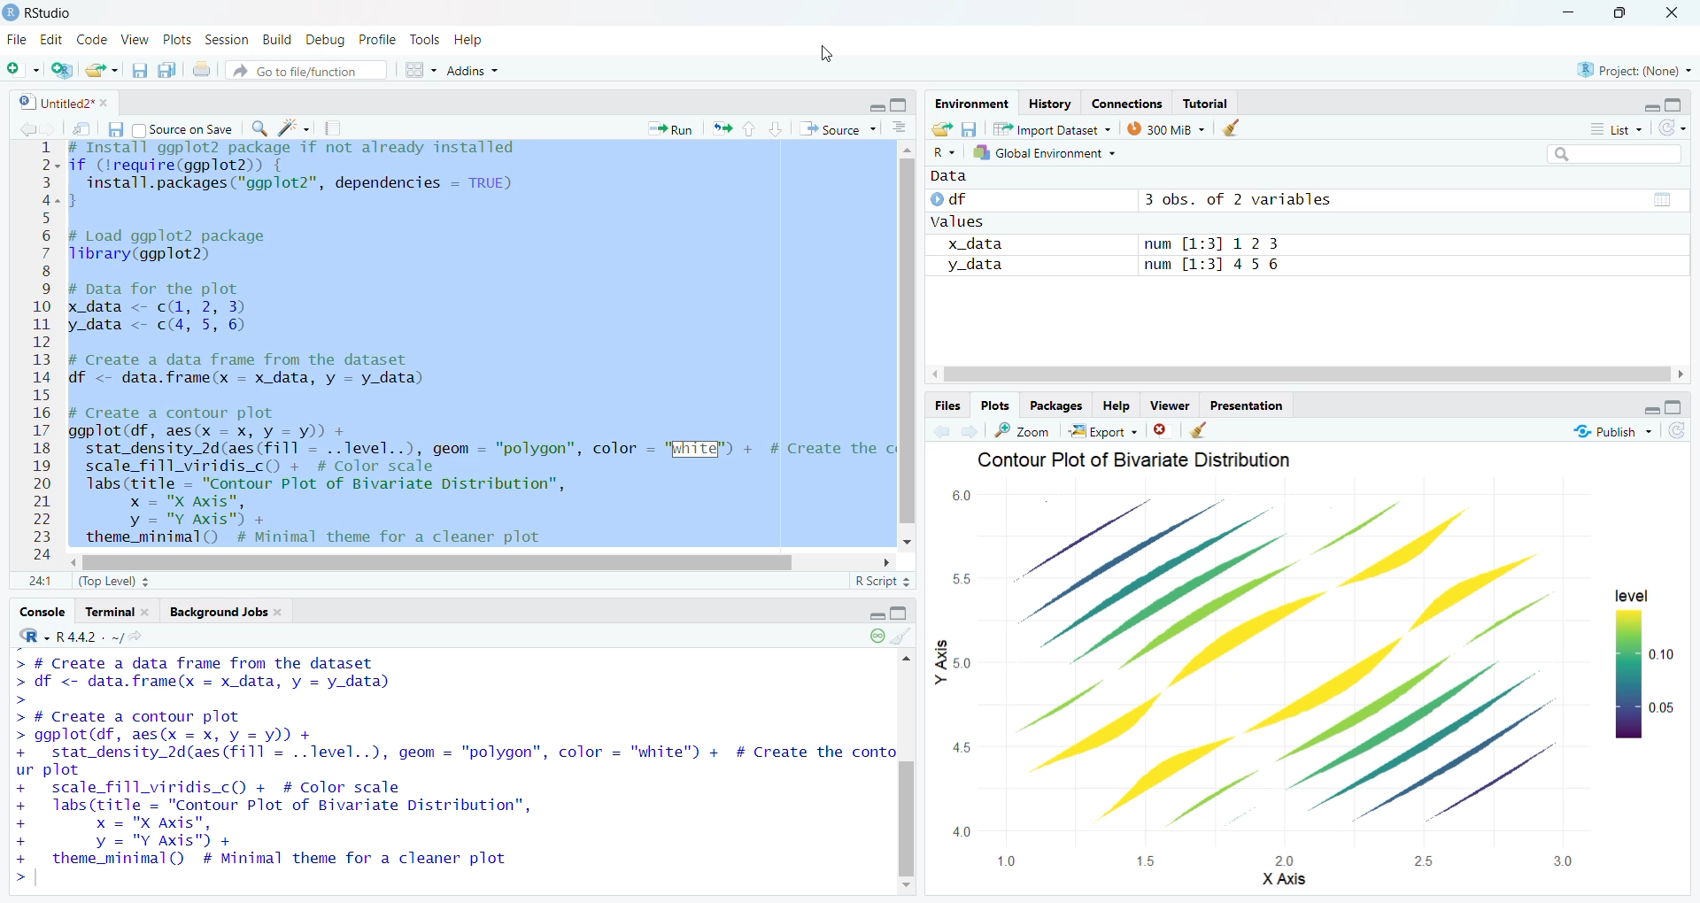  Describe the element at coordinates (1171, 405) in the screenshot. I see ` Viewer` at that location.